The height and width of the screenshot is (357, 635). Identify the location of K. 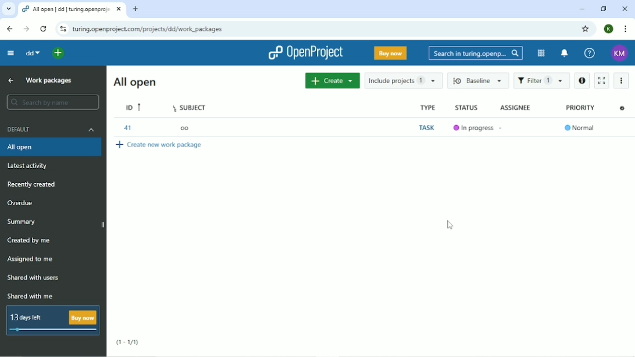
(608, 29).